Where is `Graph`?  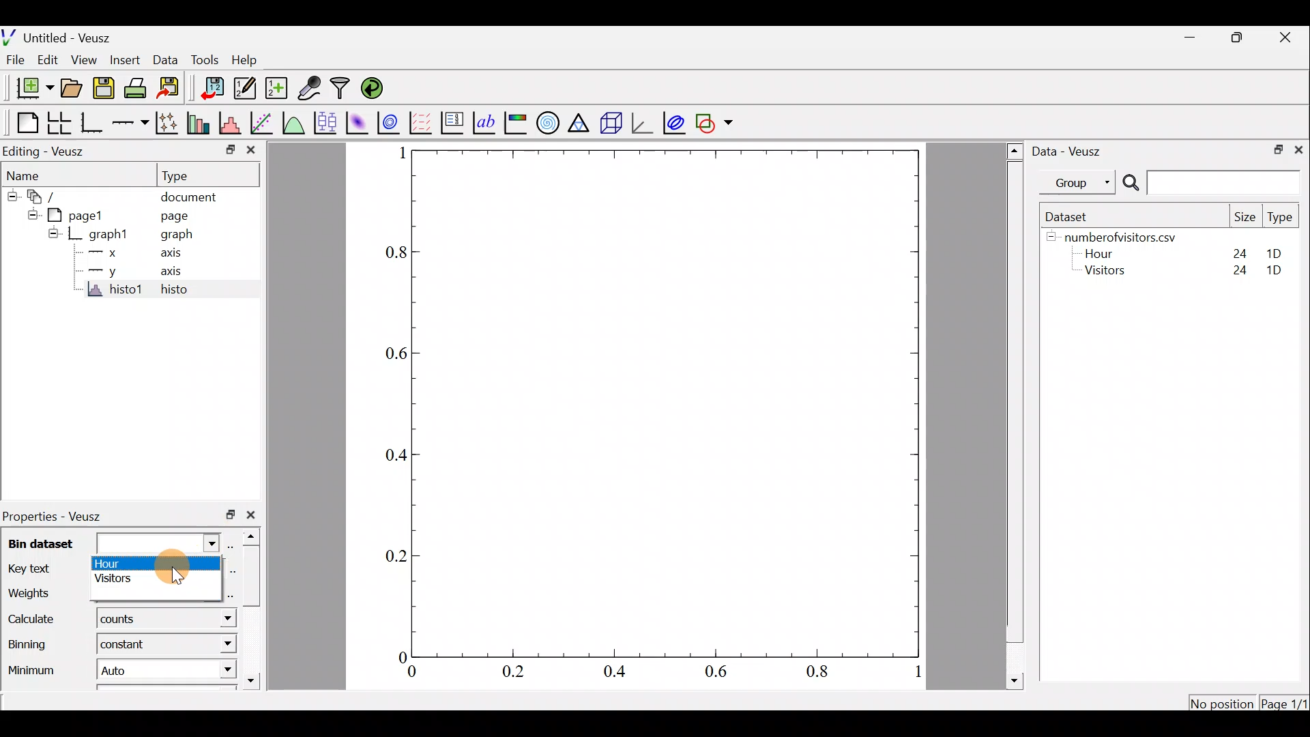 Graph is located at coordinates (664, 403).